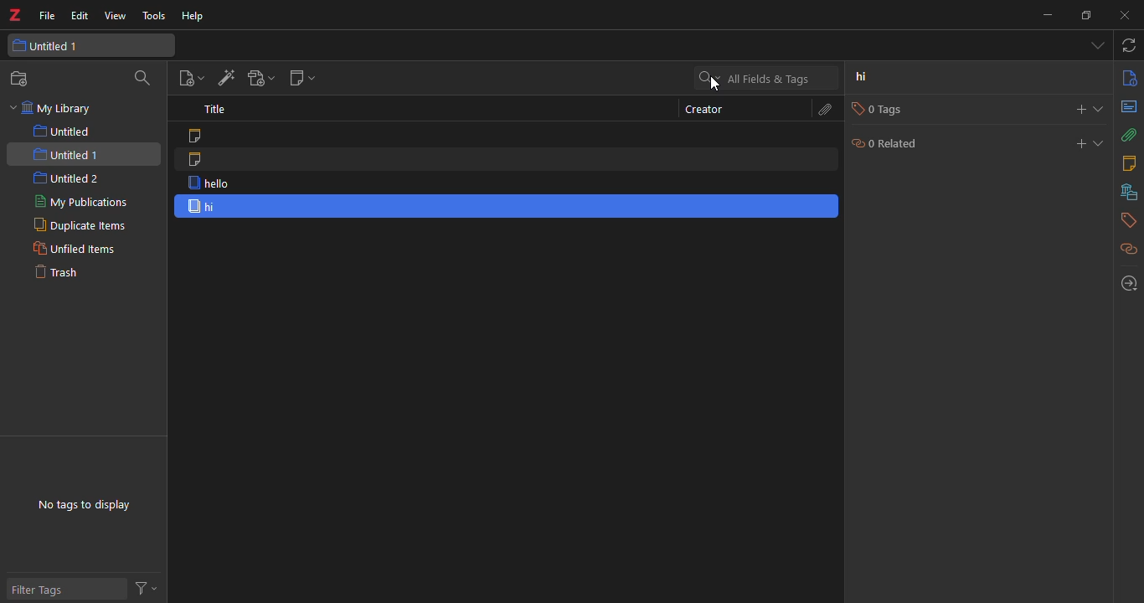 The height and width of the screenshot is (603, 1144). What do you see at coordinates (1128, 80) in the screenshot?
I see `info` at bounding box center [1128, 80].